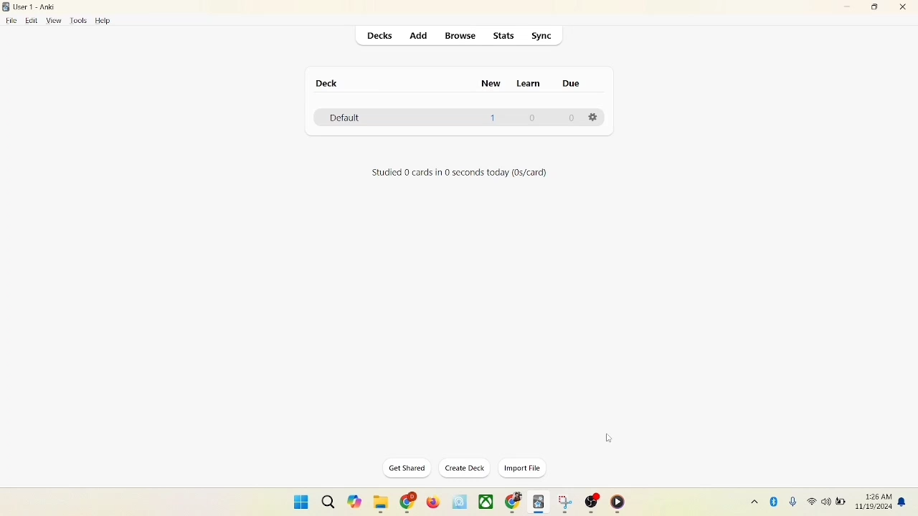  Describe the element at coordinates (825, 501) in the screenshot. I see `speaker` at that location.